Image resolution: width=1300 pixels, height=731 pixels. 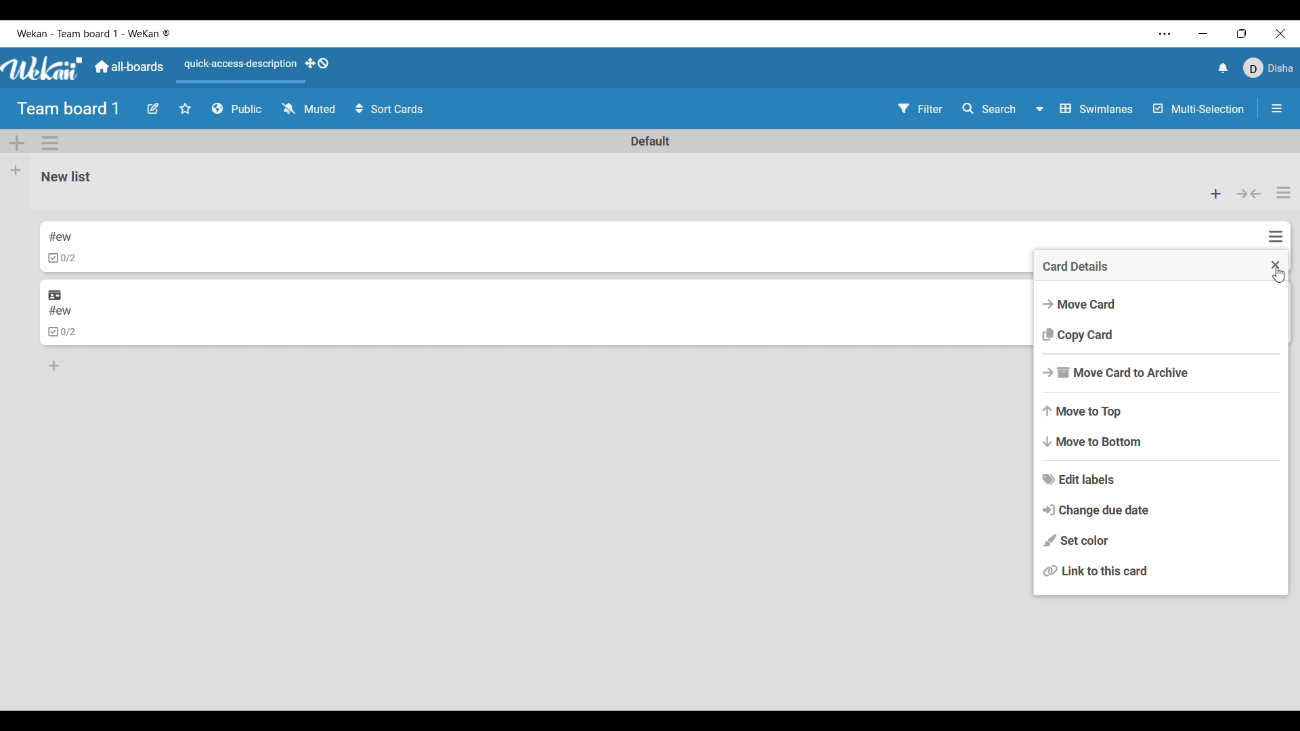 I want to click on List name, so click(x=66, y=177).